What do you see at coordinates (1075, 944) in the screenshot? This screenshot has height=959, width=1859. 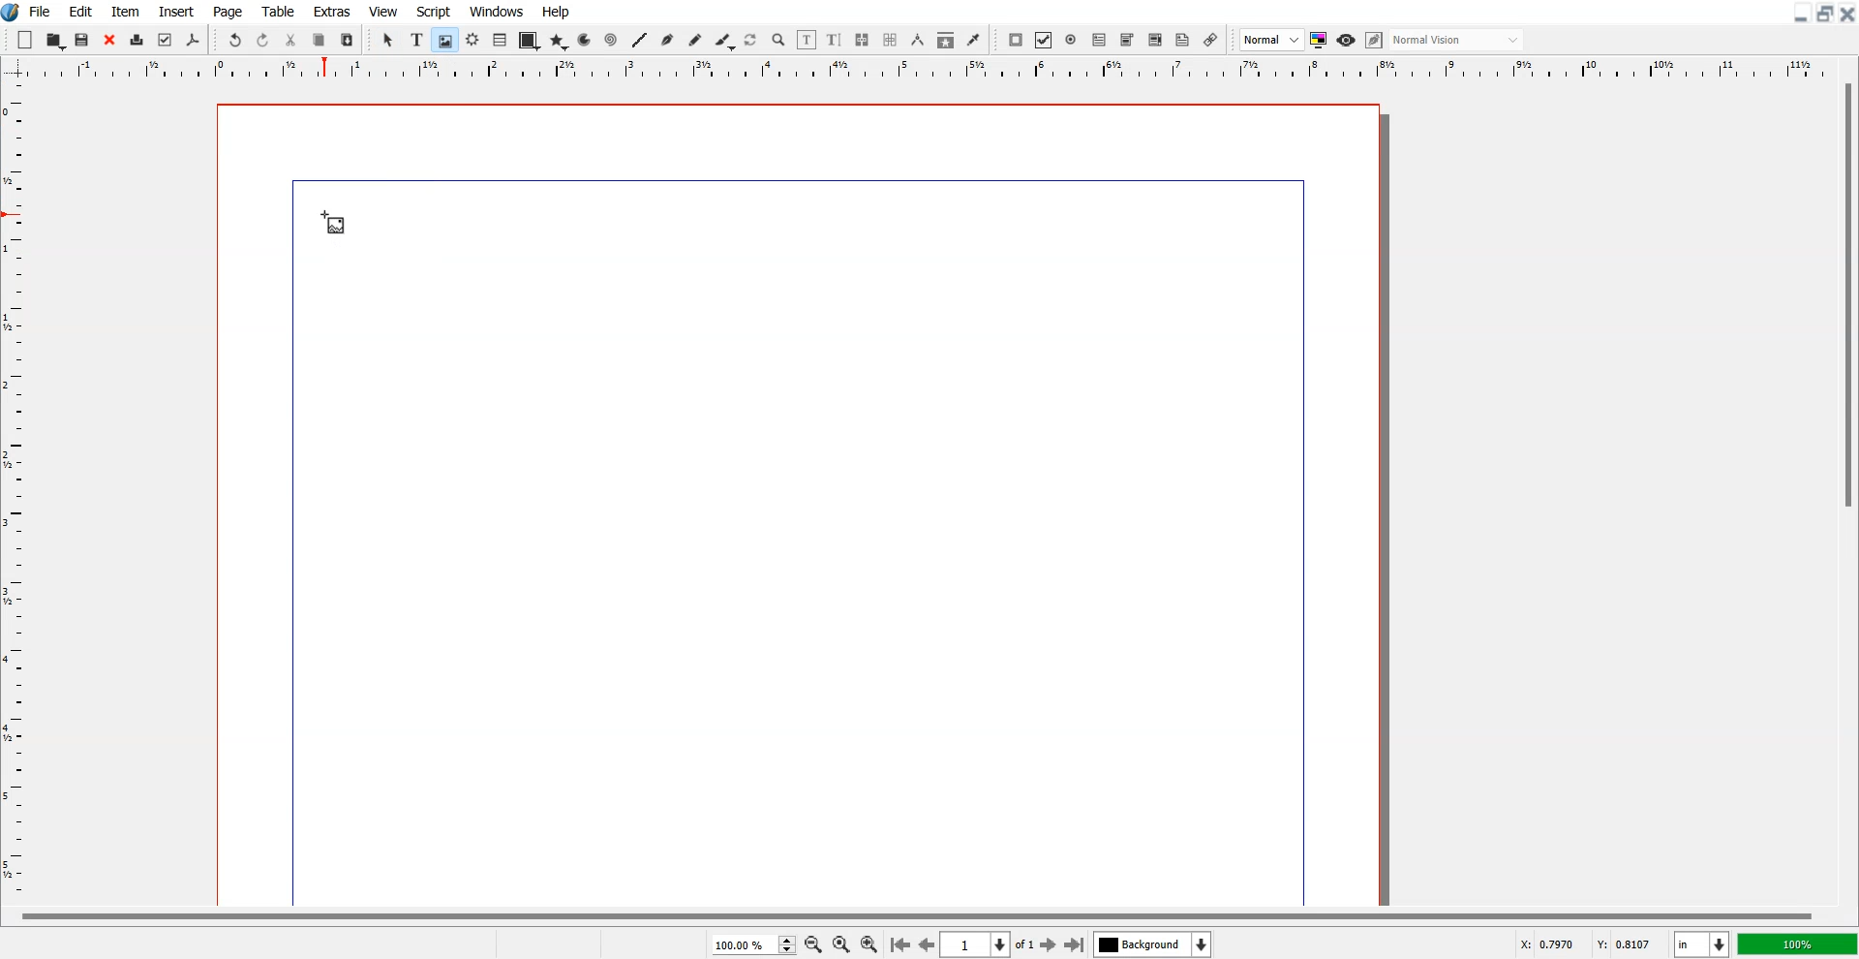 I see `Go to last Page` at bounding box center [1075, 944].